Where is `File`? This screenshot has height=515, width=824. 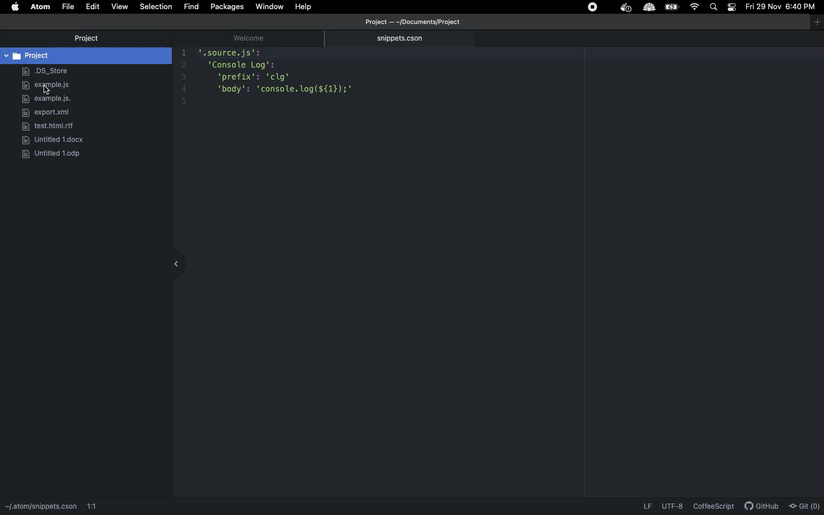 File is located at coordinates (68, 7).